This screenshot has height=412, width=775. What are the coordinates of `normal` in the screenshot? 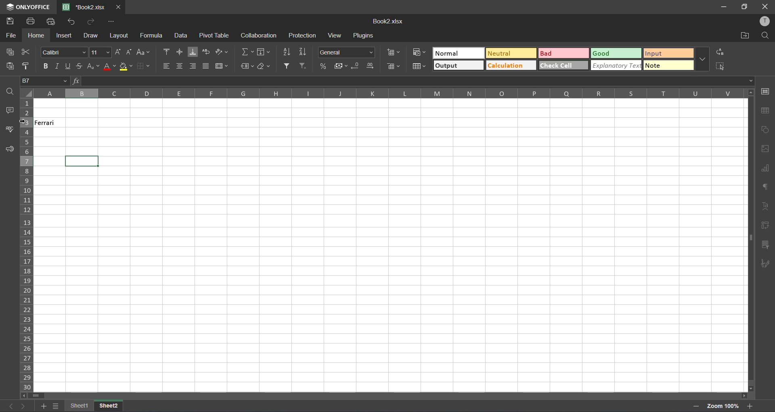 It's located at (450, 52).